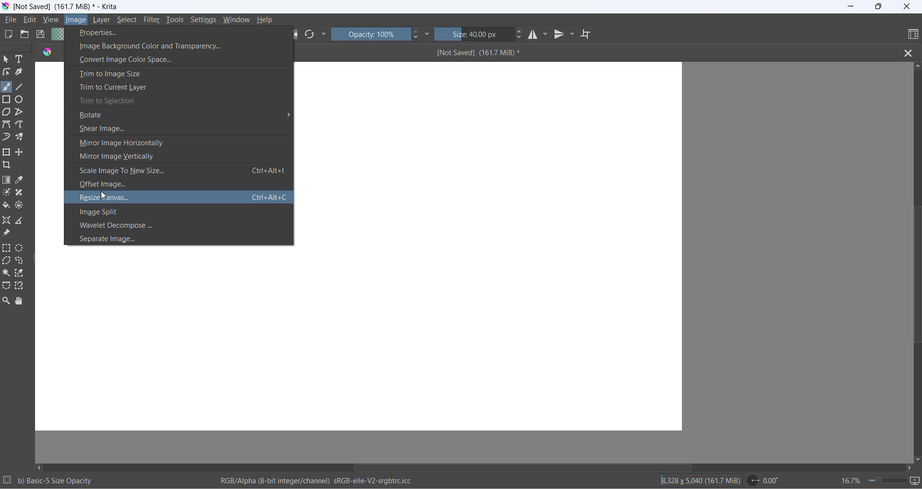 The height and width of the screenshot is (489, 922). I want to click on vertical scroll bar, so click(915, 277).